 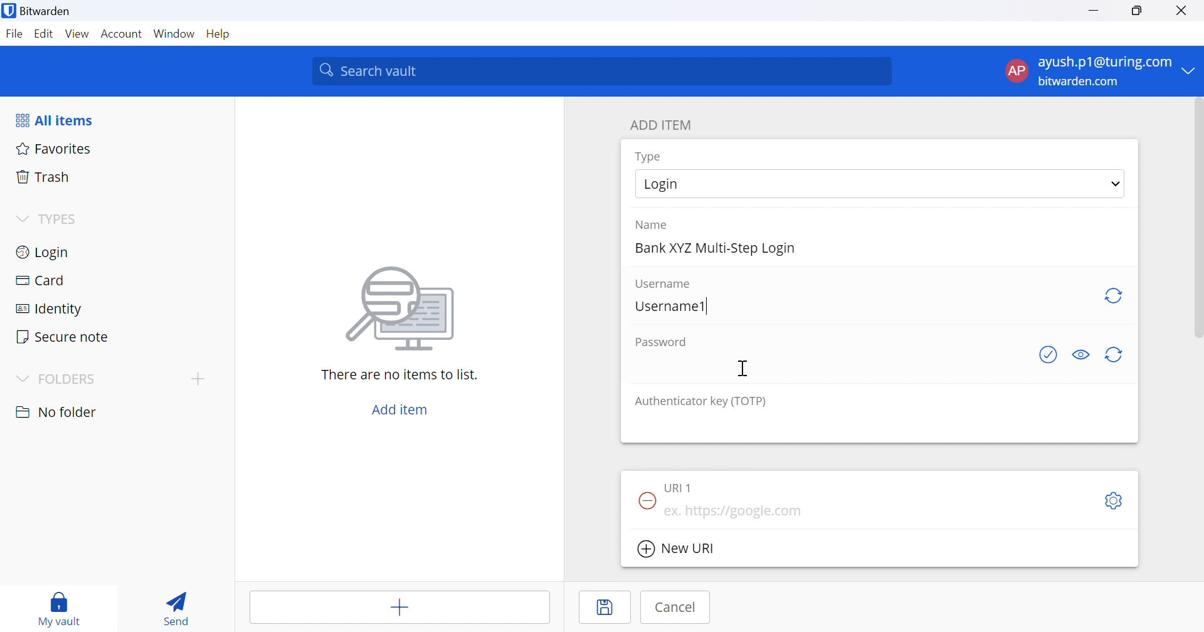 I want to click on Drop Down, so click(x=1192, y=71).